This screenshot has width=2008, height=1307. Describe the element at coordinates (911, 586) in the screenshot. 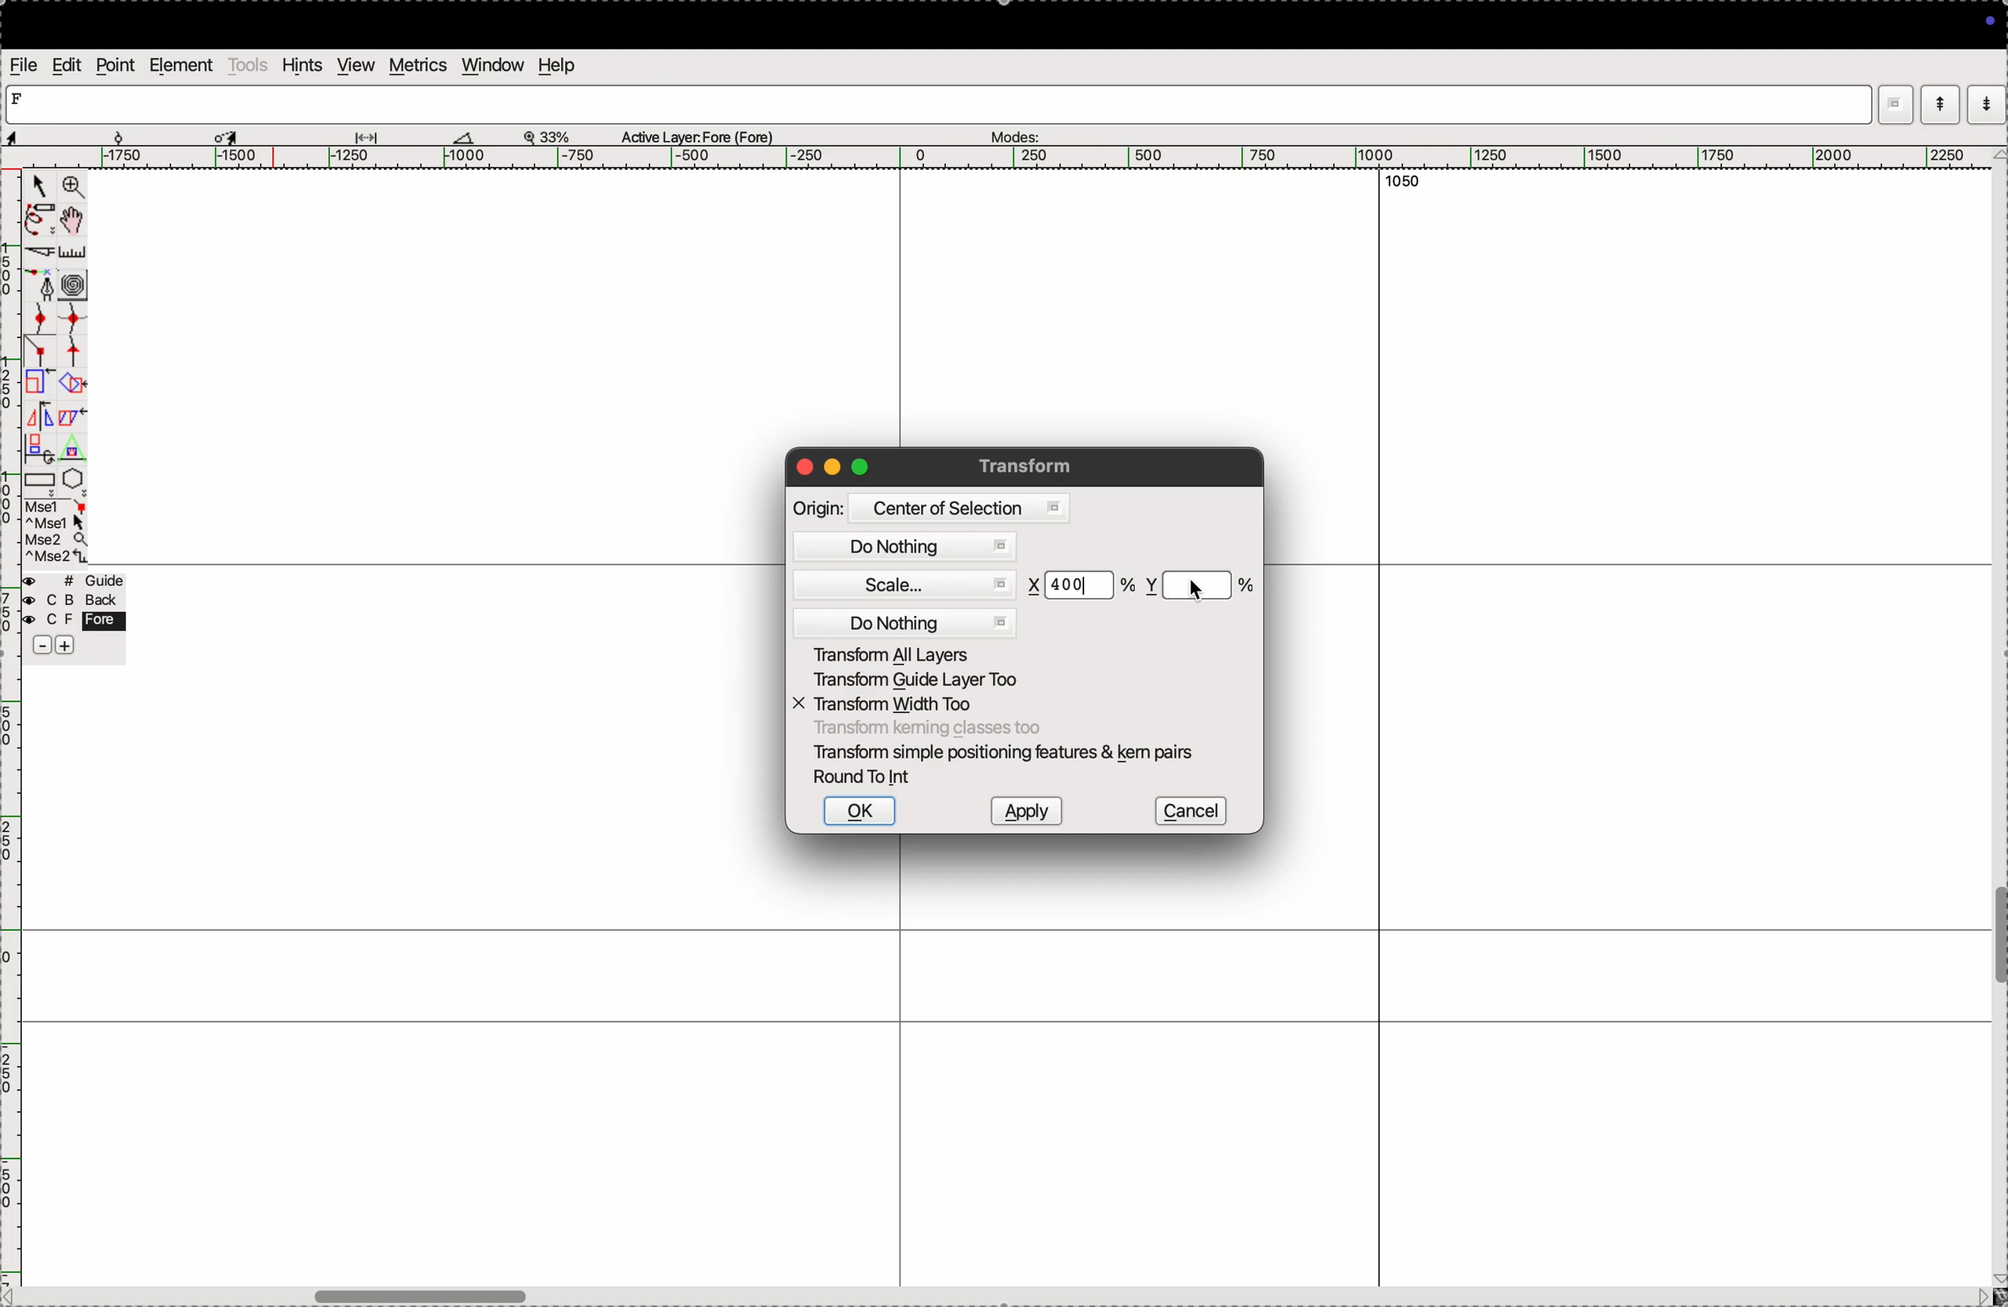

I see `scale` at that location.